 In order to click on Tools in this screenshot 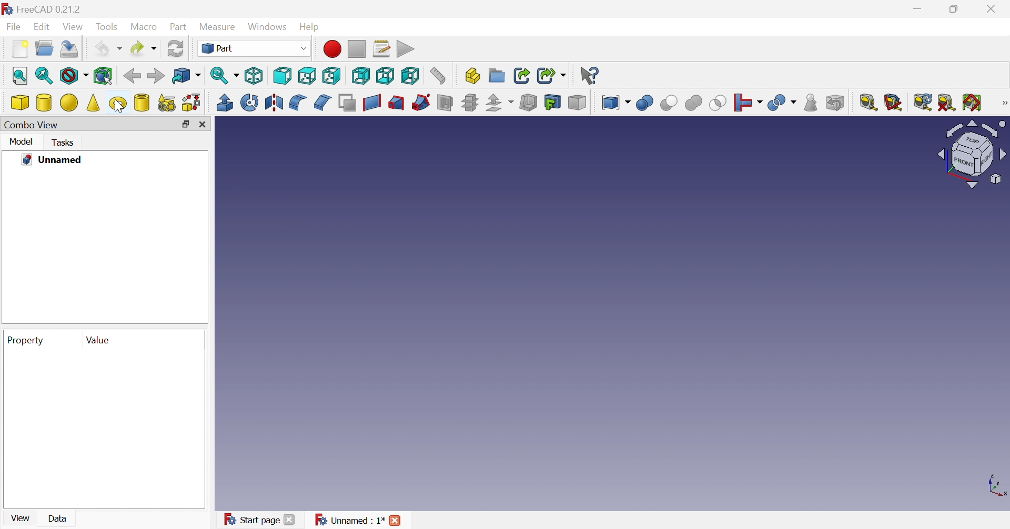, I will do `click(106, 28)`.